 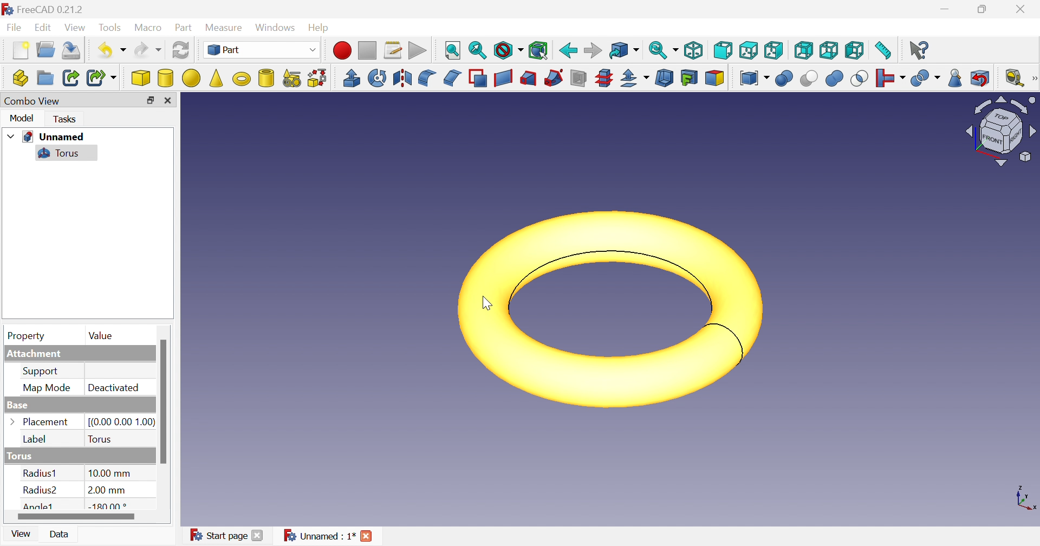 I want to click on Refresh, so click(x=181, y=49).